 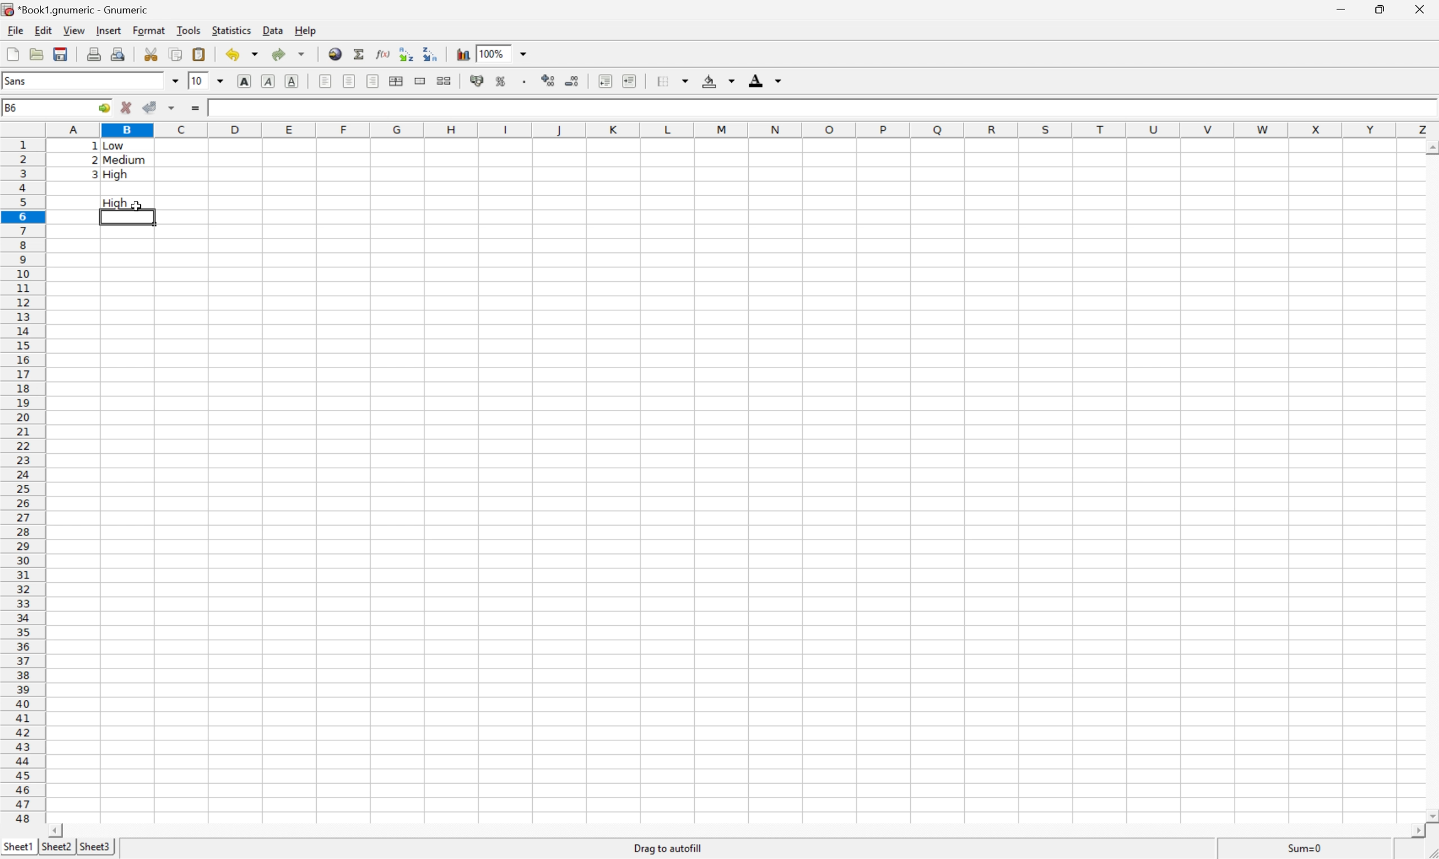 What do you see at coordinates (669, 849) in the screenshot?
I see `Drag to autofill` at bounding box center [669, 849].